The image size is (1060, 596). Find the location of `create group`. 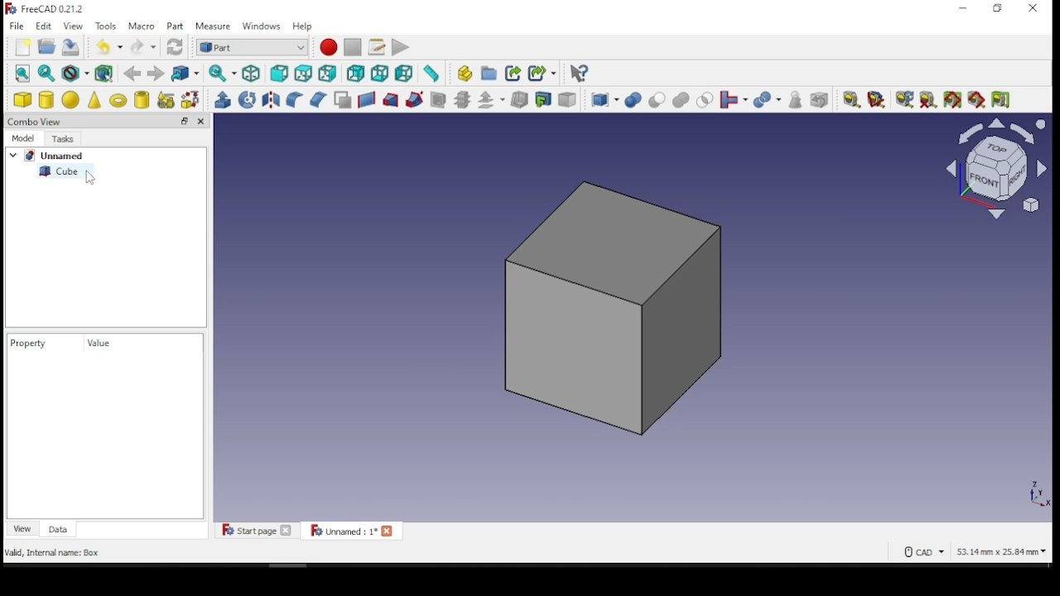

create group is located at coordinates (487, 73).